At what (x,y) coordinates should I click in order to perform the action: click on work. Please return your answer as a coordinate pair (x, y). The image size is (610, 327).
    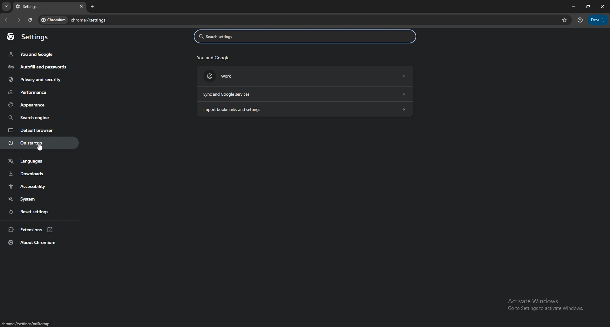
    Looking at the image, I should click on (306, 76).